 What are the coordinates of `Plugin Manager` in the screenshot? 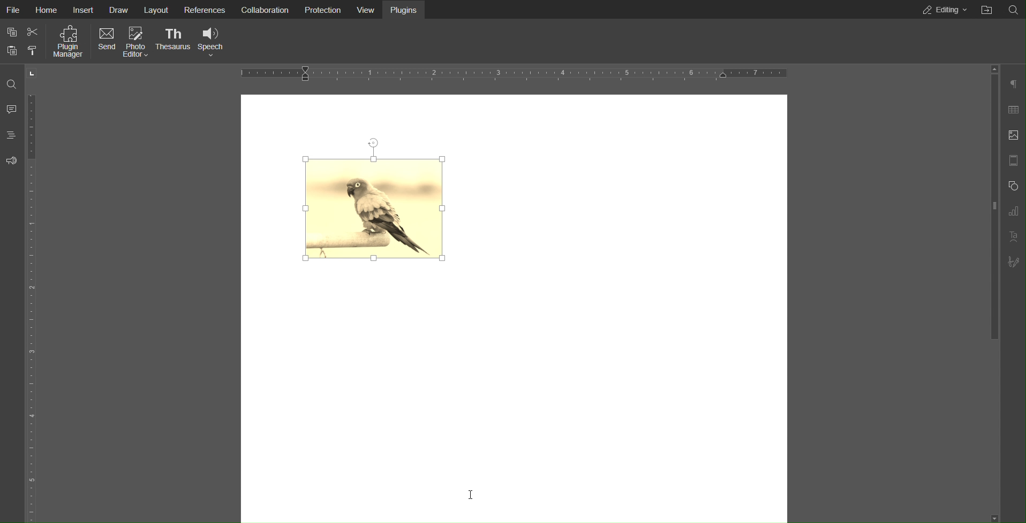 It's located at (70, 42).